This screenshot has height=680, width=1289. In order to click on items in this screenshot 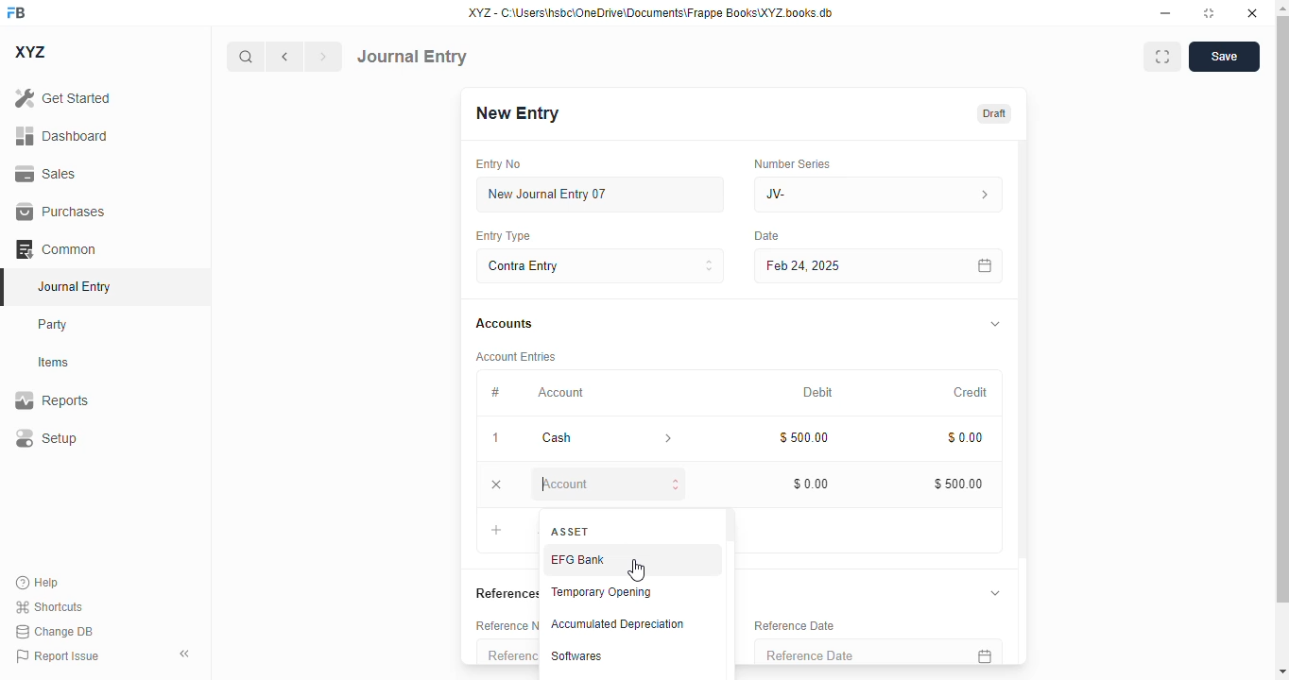, I will do `click(54, 363)`.